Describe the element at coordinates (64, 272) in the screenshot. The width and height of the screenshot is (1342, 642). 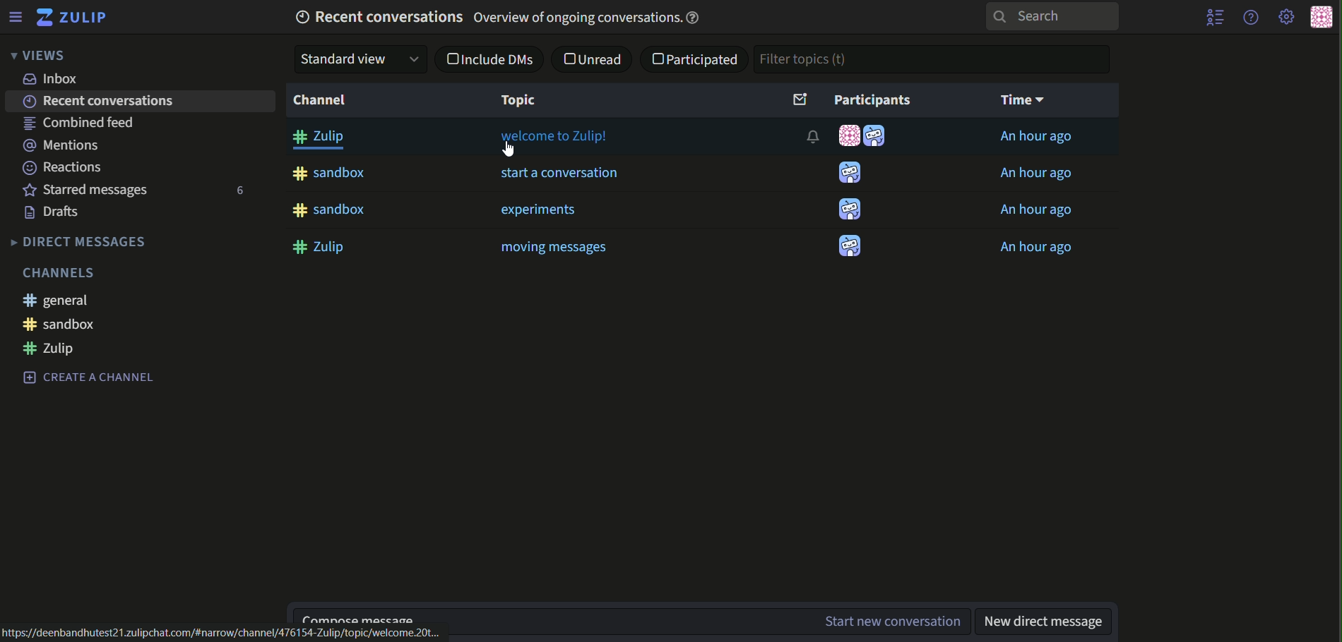
I see `text` at that location.